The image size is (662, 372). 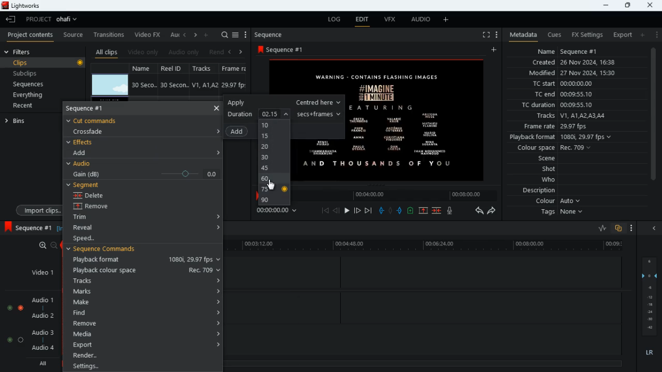 What do you see at coordinates (495, 50) in the screenshot?
I see `add` at bounding box center [495, 50].